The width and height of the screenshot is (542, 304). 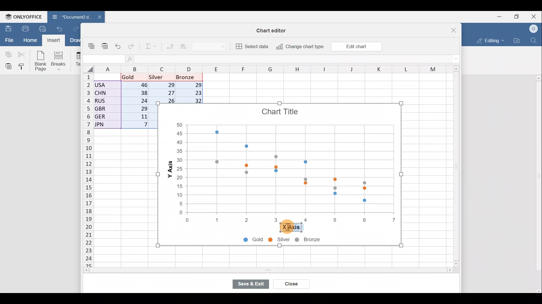 I want to click on Data, so click(x=124, y=103).